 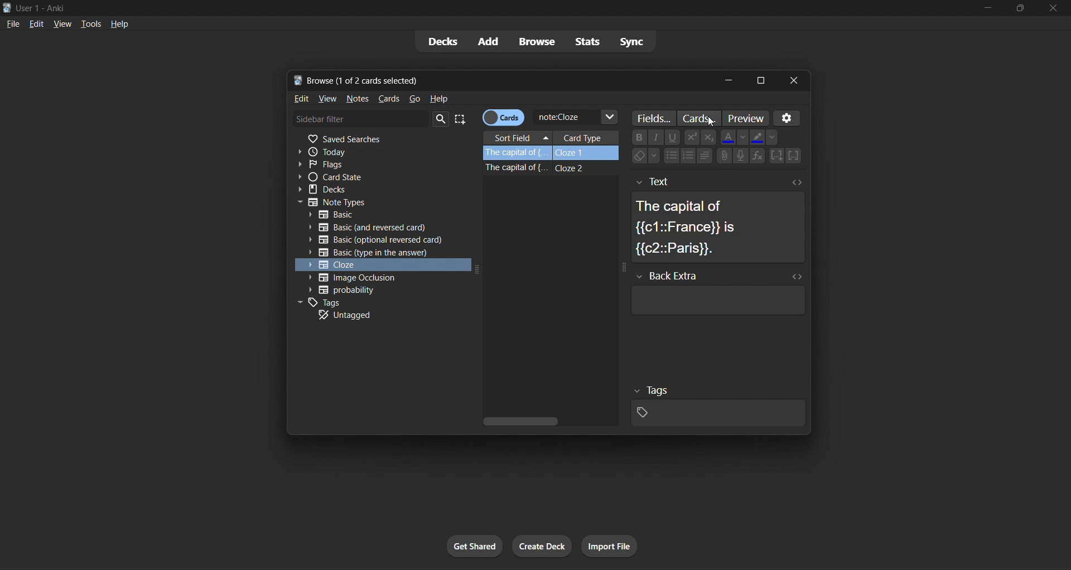 What do you see at coordinates (476, 545) in the screenshot?
I see `get shared` at bounding box center [476, 545].